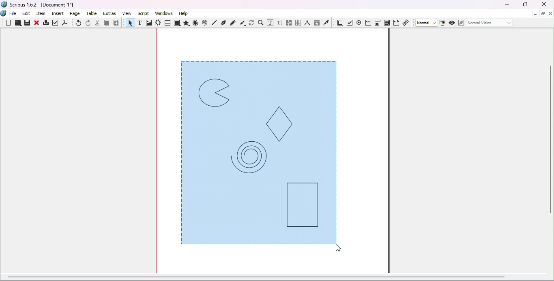 This screenshot has width=554, height=281. What do you see at coordinates (251, 23) in the screenshot?
I see `Rotate item` at bounding box center [251, 23].